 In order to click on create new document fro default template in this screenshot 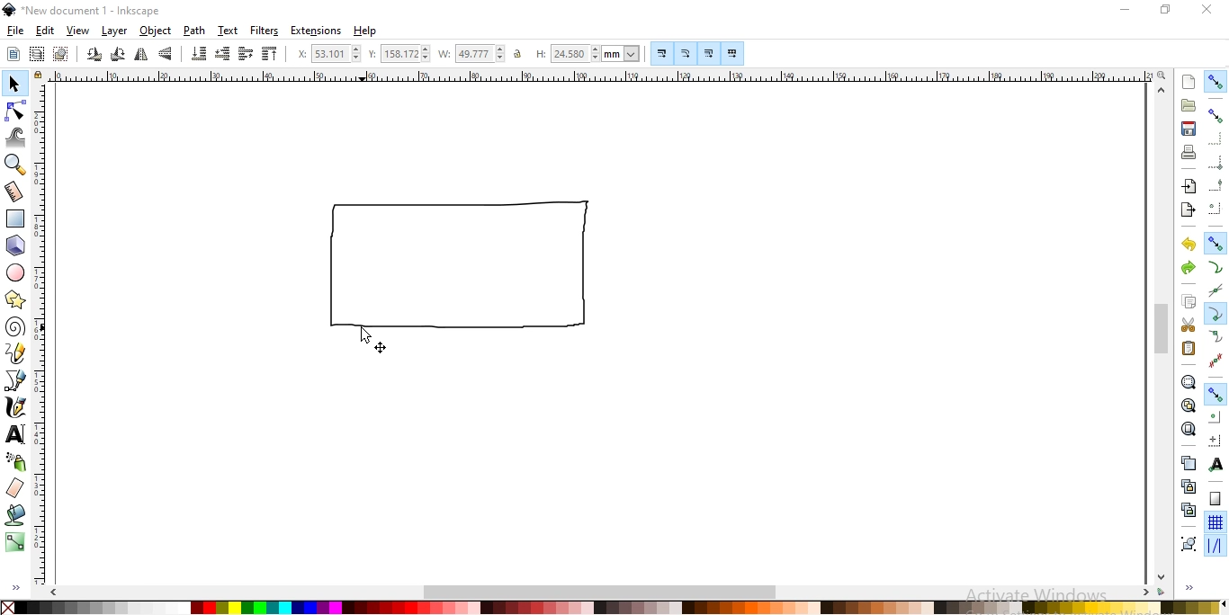, I will do `click(1188, 83)`.